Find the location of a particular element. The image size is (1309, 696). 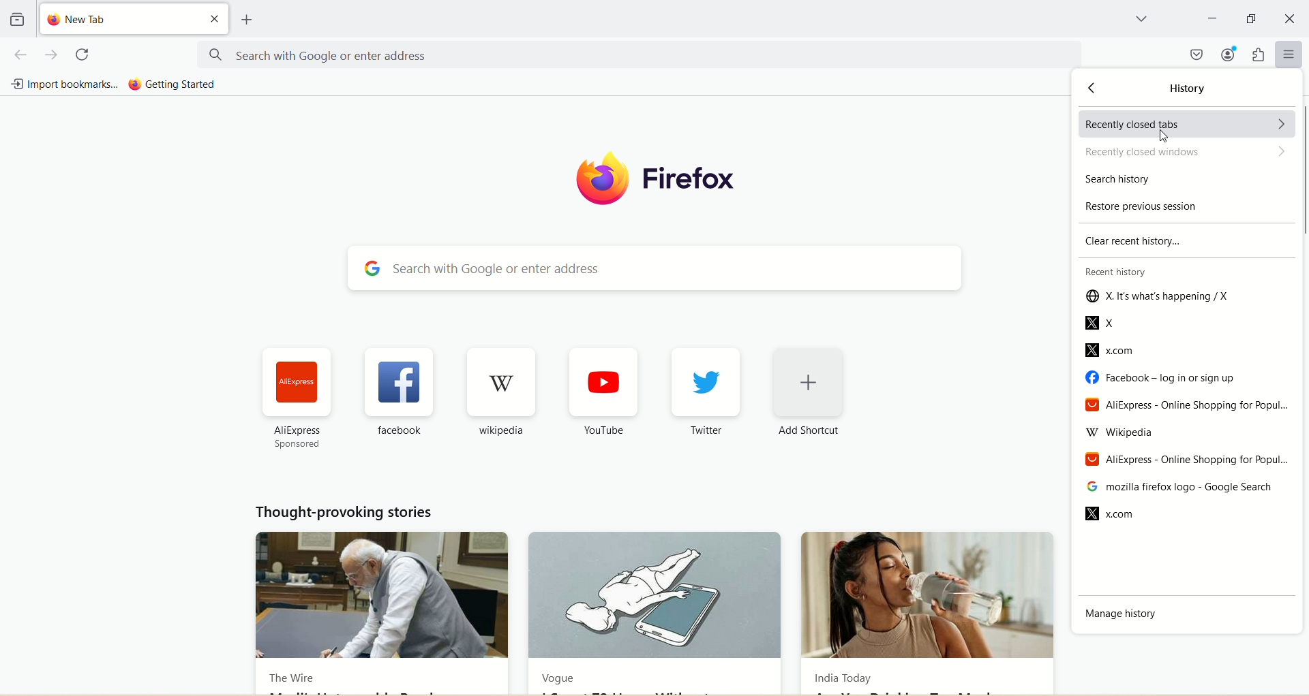

reload current page is located at coordinates (85, 54).